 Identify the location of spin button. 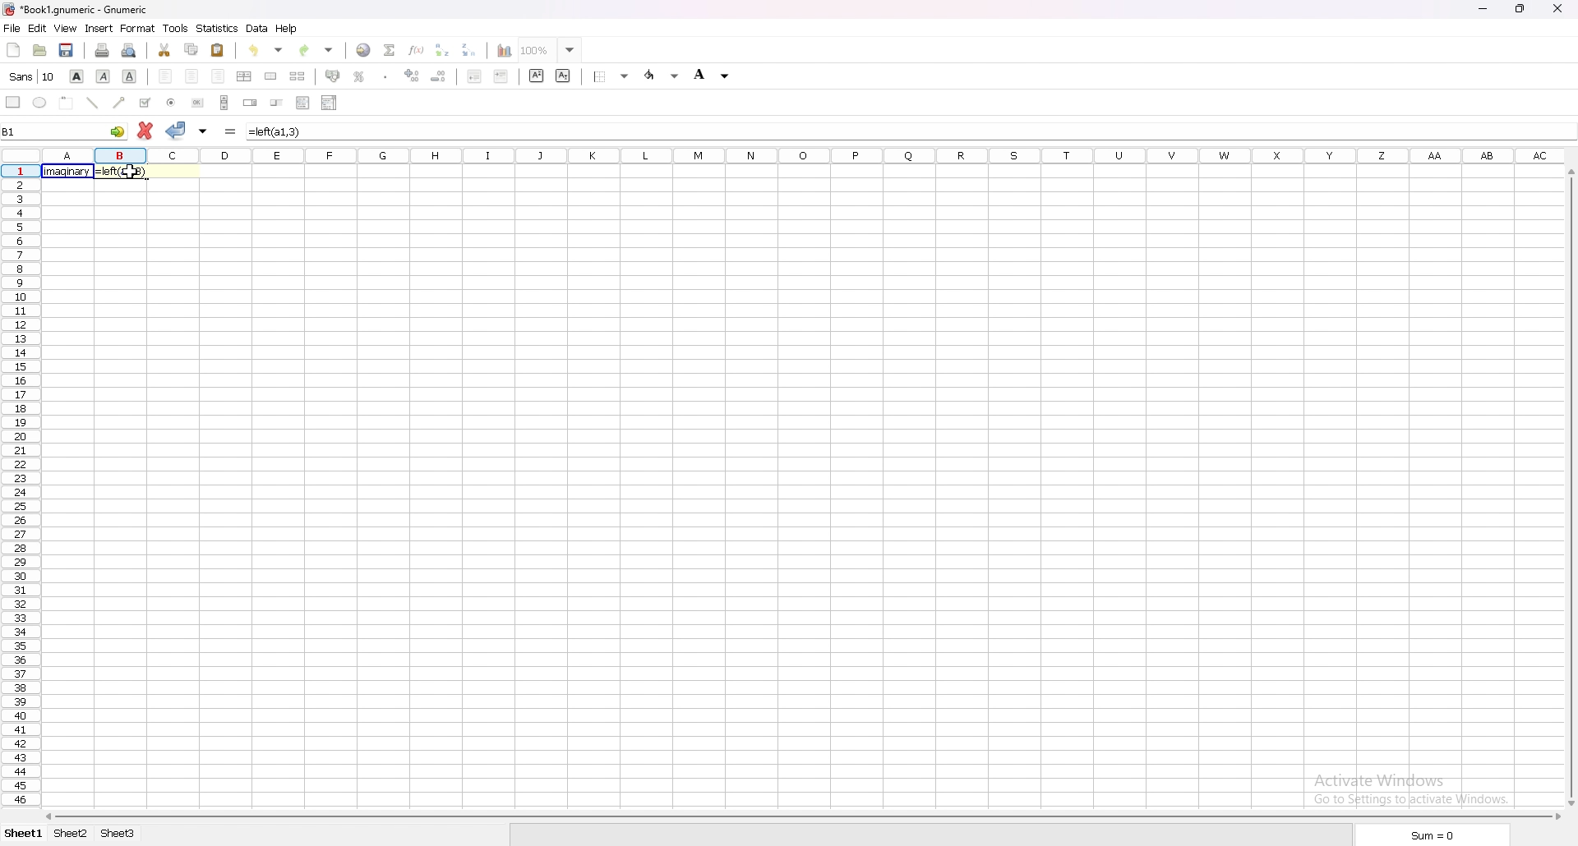
(251, 103).